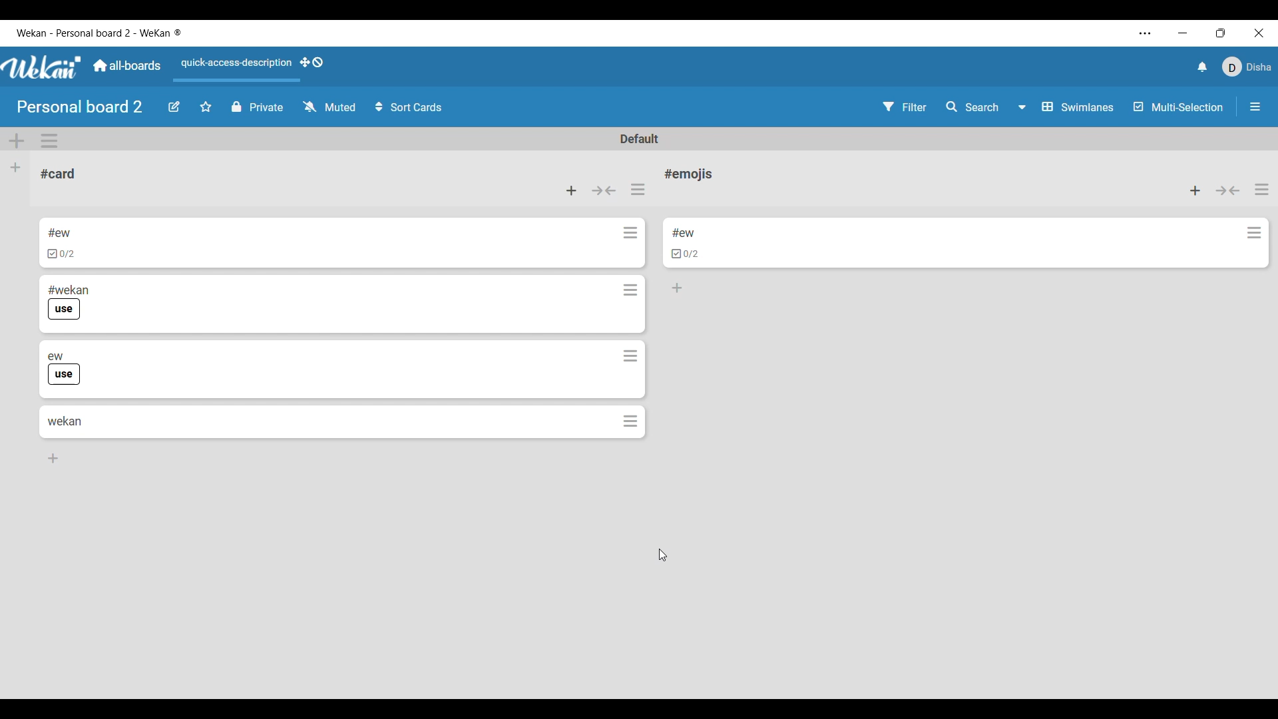 The width and height of the screenshot is (1278, 719). I want to click on Card 4, so click(65, 421).